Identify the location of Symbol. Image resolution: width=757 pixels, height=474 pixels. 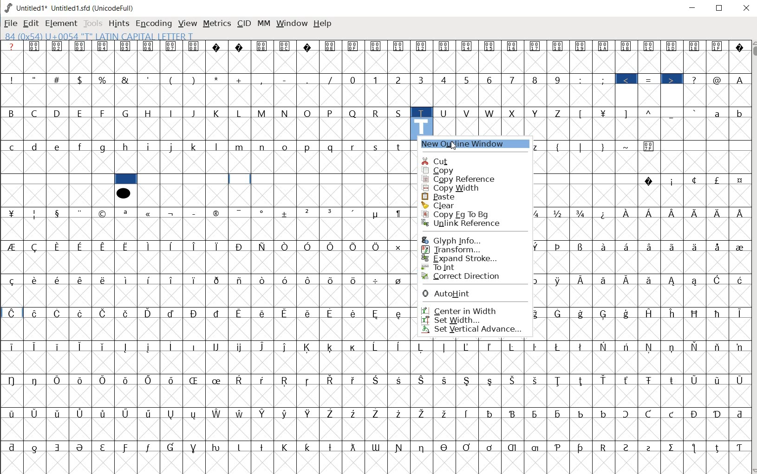
(628, 46).